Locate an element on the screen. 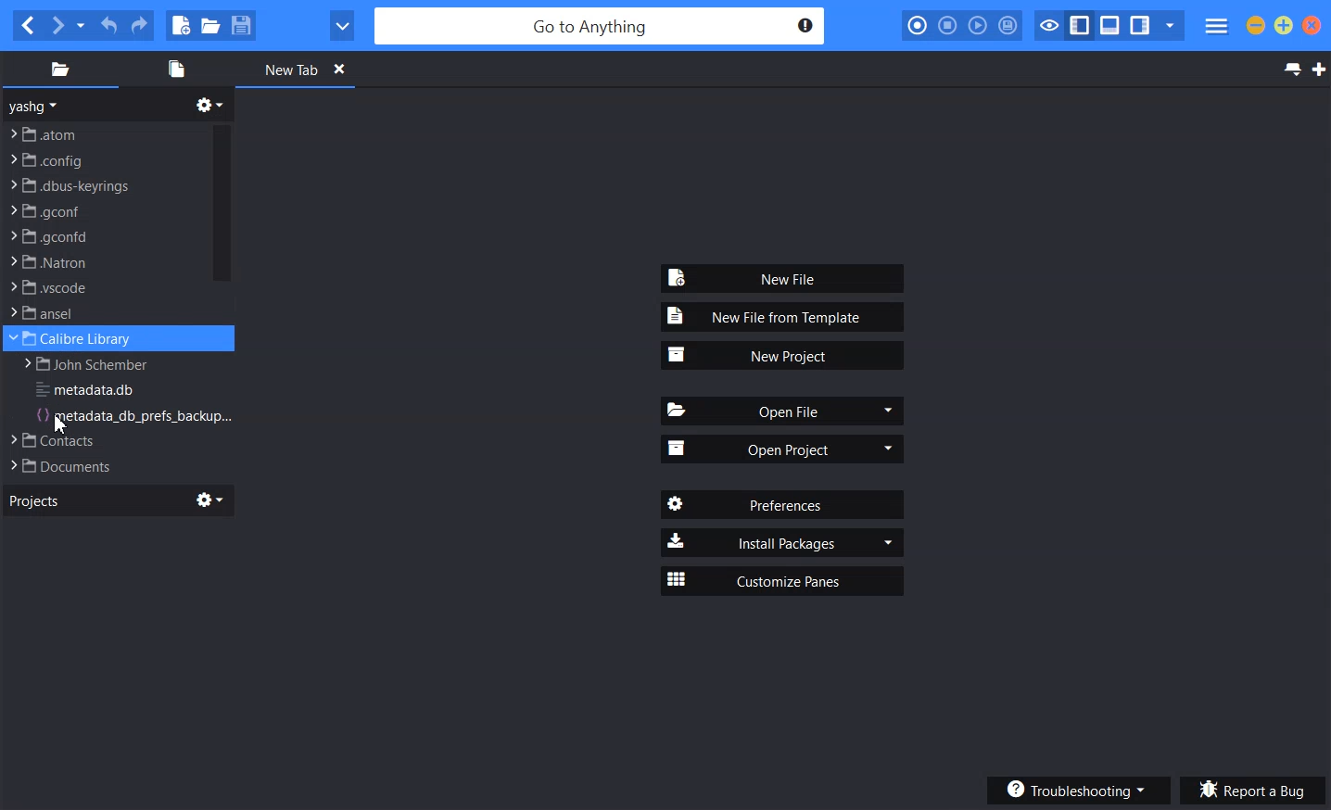 The width and height of the screenshot is (1331, 810). File is located at coordinates (132, 416).